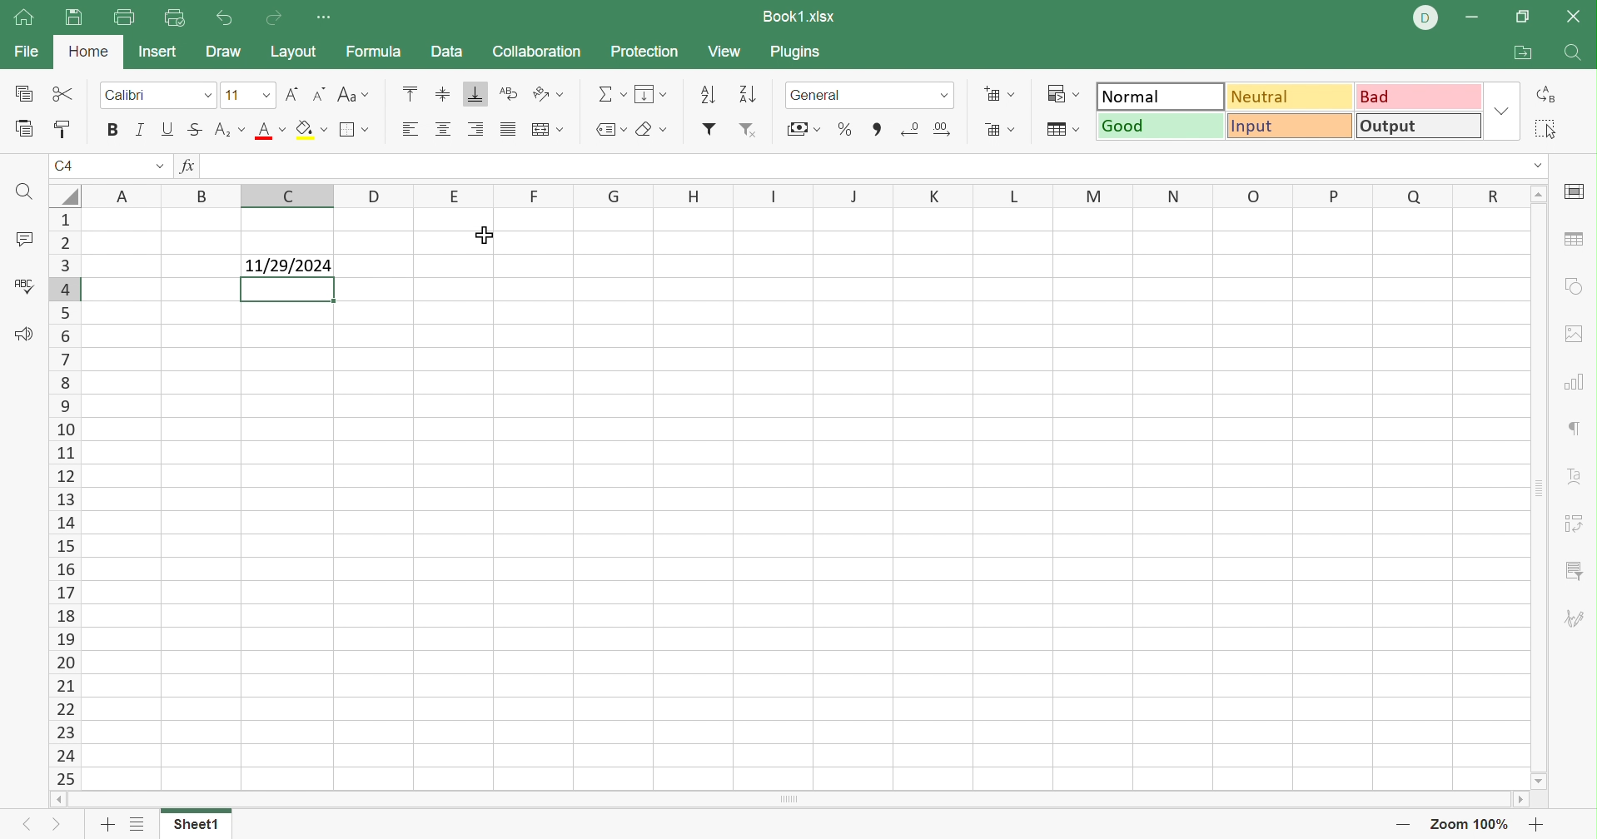 This screenshot has height=839, width=1597. I want to click on General, so click(824, 96).